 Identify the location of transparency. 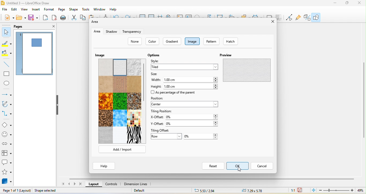
(135, 32).